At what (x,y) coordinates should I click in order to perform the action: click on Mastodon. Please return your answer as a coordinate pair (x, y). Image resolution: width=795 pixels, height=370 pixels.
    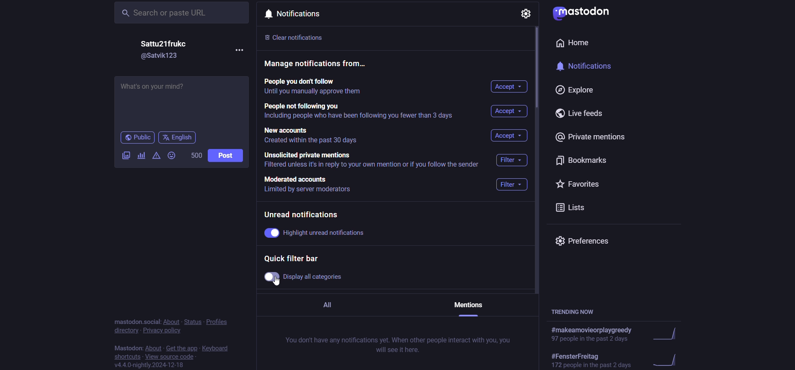
    Looking at the image, I should click on (127, 348).